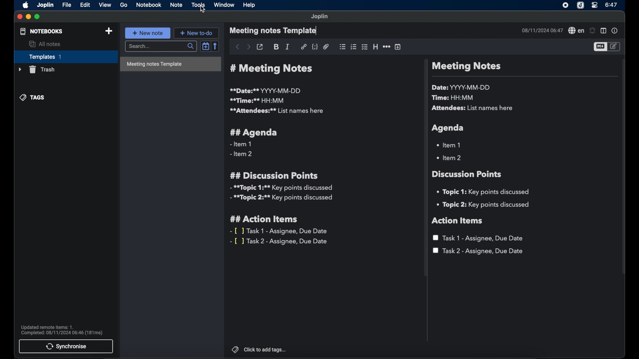 The image size is (639, 359). I want to click on 08/11/2024 06:47, so click(541, 30).